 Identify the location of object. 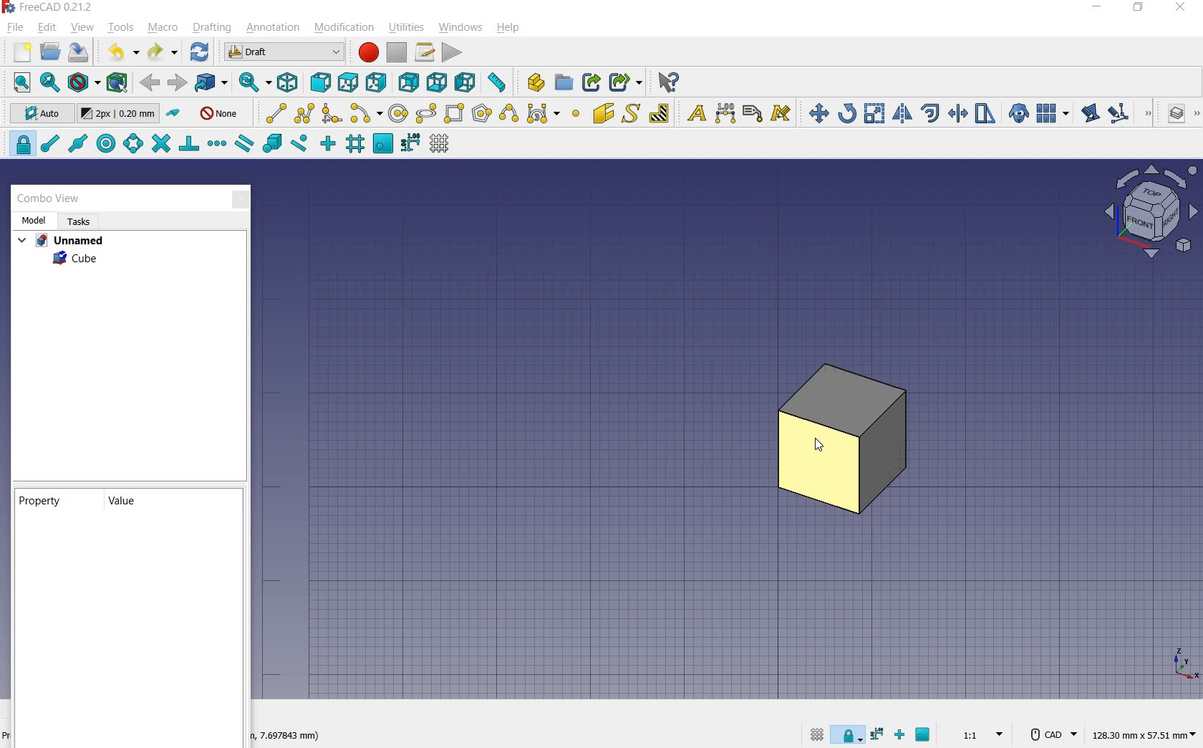
(841, 440).